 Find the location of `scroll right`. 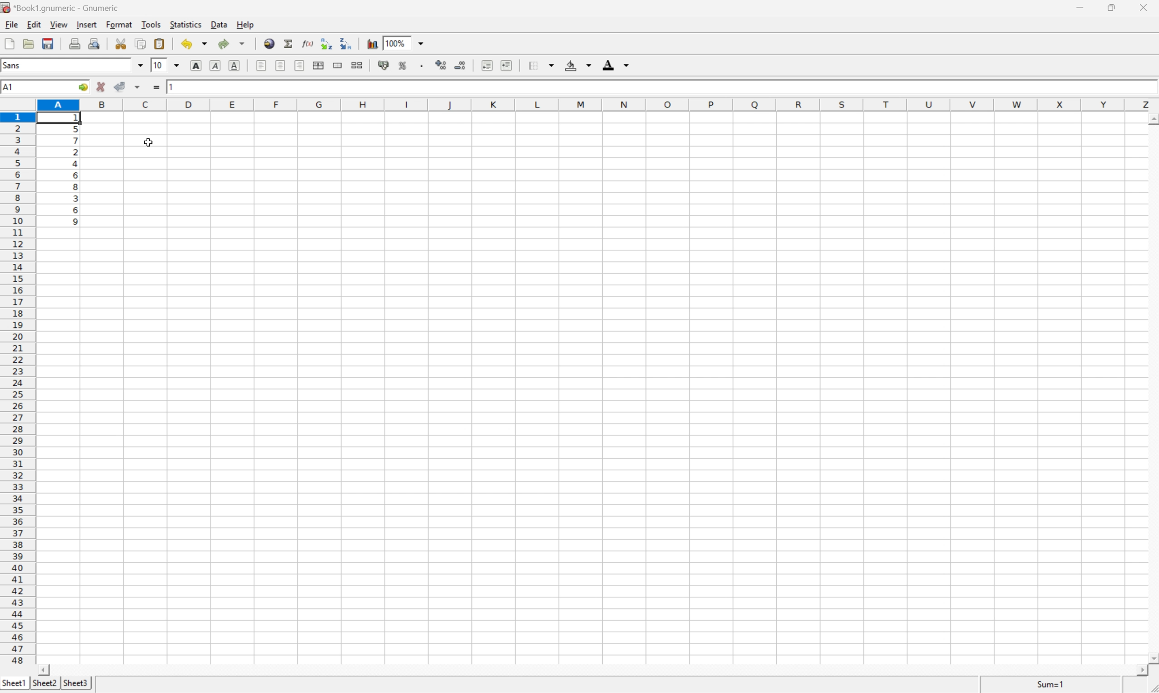

scroll right is located at coordinates (1137, 671).